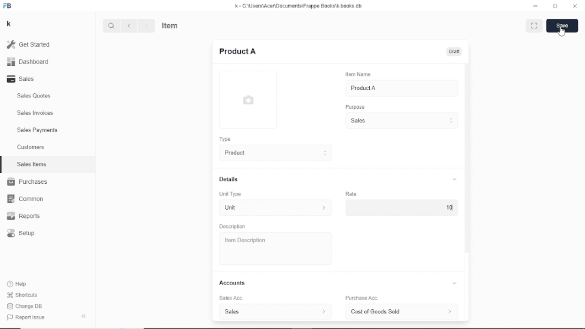 Image resolution: width=585 pixels, height=329 pixels. Describe the element at coordinates (25, 199) in the screenshot. I see `Common` at that location.